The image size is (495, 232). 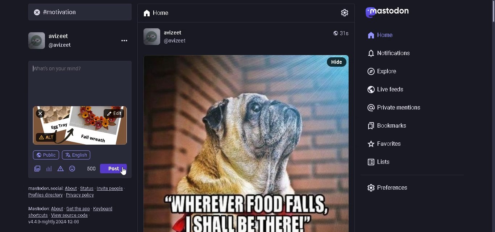 I want to click on Hide, so click(x=338, y=62).